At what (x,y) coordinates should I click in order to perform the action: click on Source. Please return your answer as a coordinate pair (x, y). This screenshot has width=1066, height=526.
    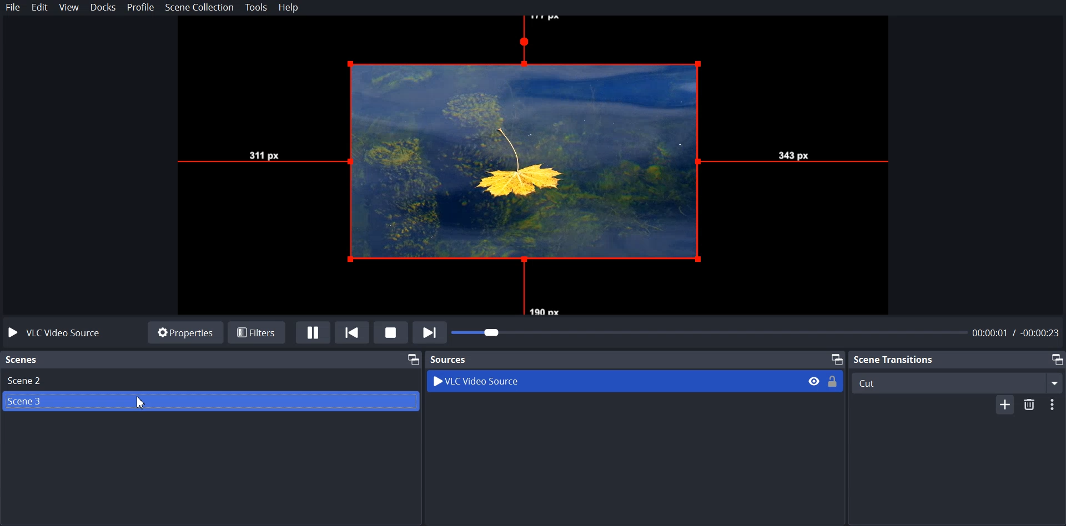
    Looking at the image, I should click on (450, 359).